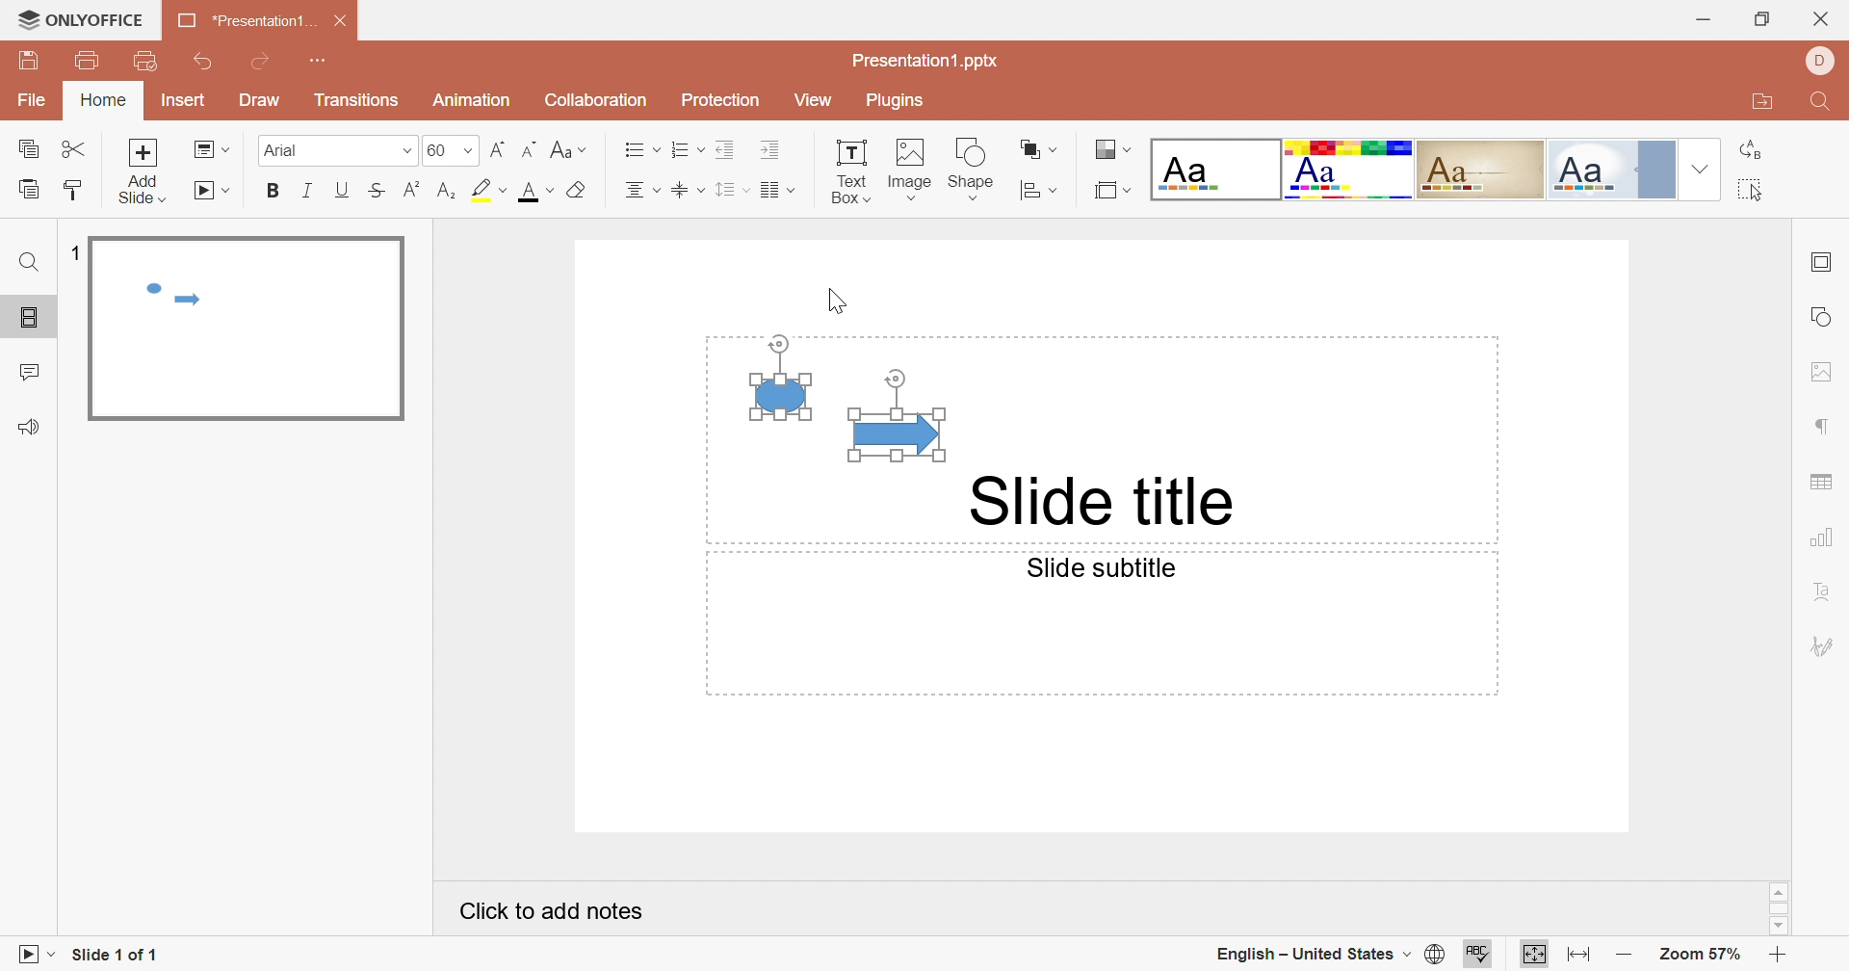 This screenshot has width=1849, height=971. Describe the element at coordinates (1114, 148) in the screenshot. I see `Change color theme` at that location.